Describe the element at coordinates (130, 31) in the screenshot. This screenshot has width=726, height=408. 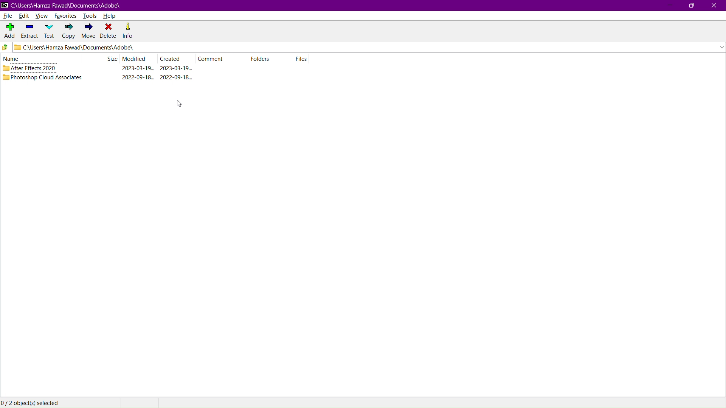
I see `Info` at that location.